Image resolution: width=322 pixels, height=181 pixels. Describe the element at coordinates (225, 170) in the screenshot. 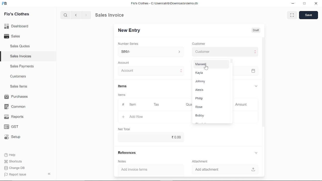

I see `Add attachment` at that location.